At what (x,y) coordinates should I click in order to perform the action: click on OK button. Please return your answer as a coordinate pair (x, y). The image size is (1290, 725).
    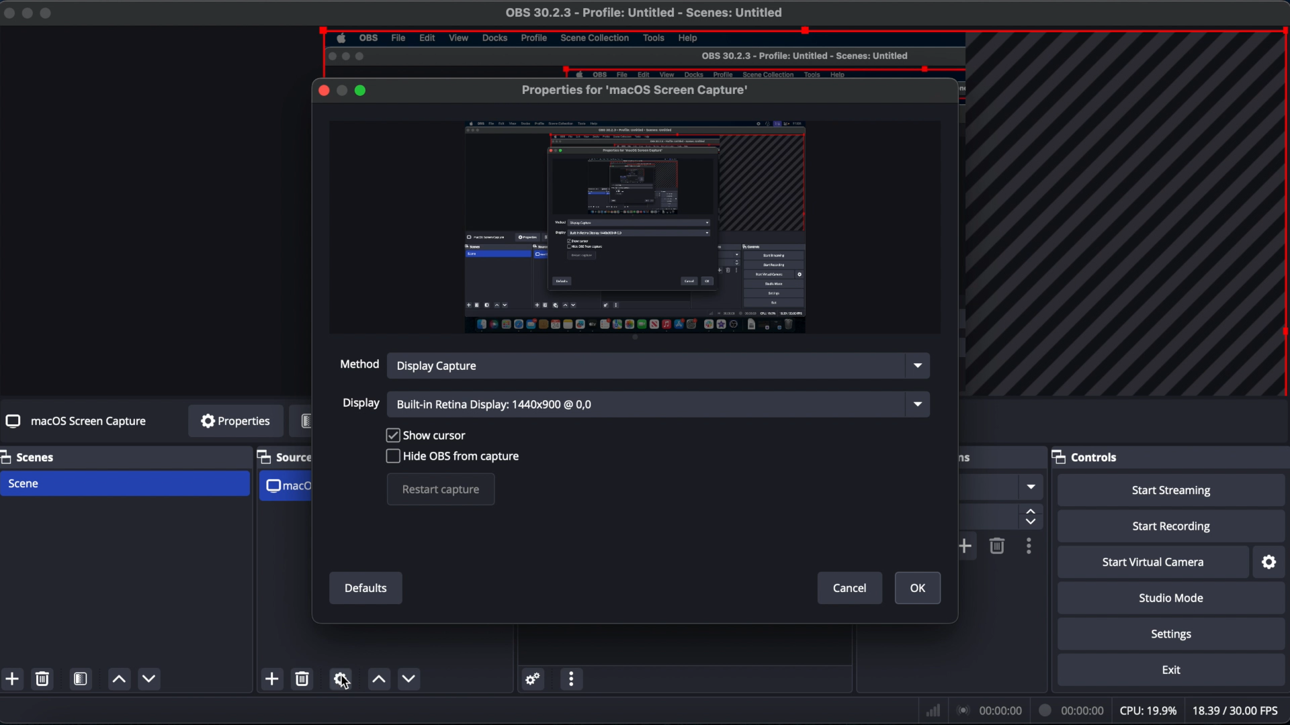
    Looking at the image, I should click on (918, 588).